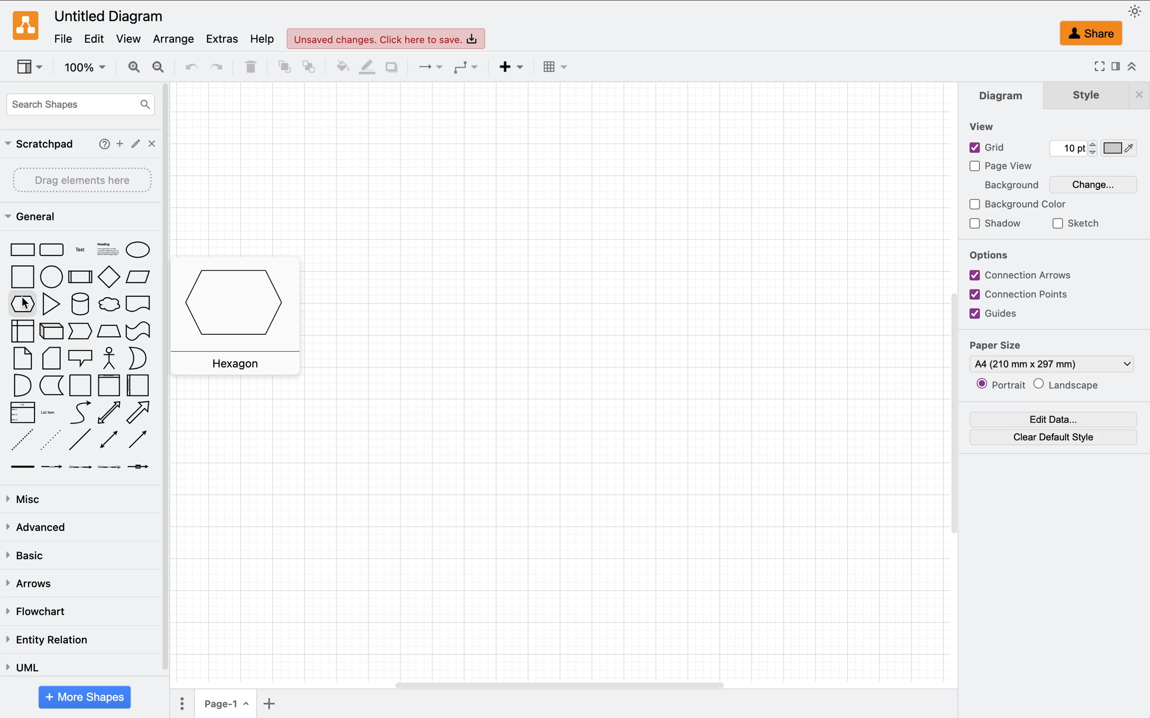  I want to click on text, so click(79, 248).